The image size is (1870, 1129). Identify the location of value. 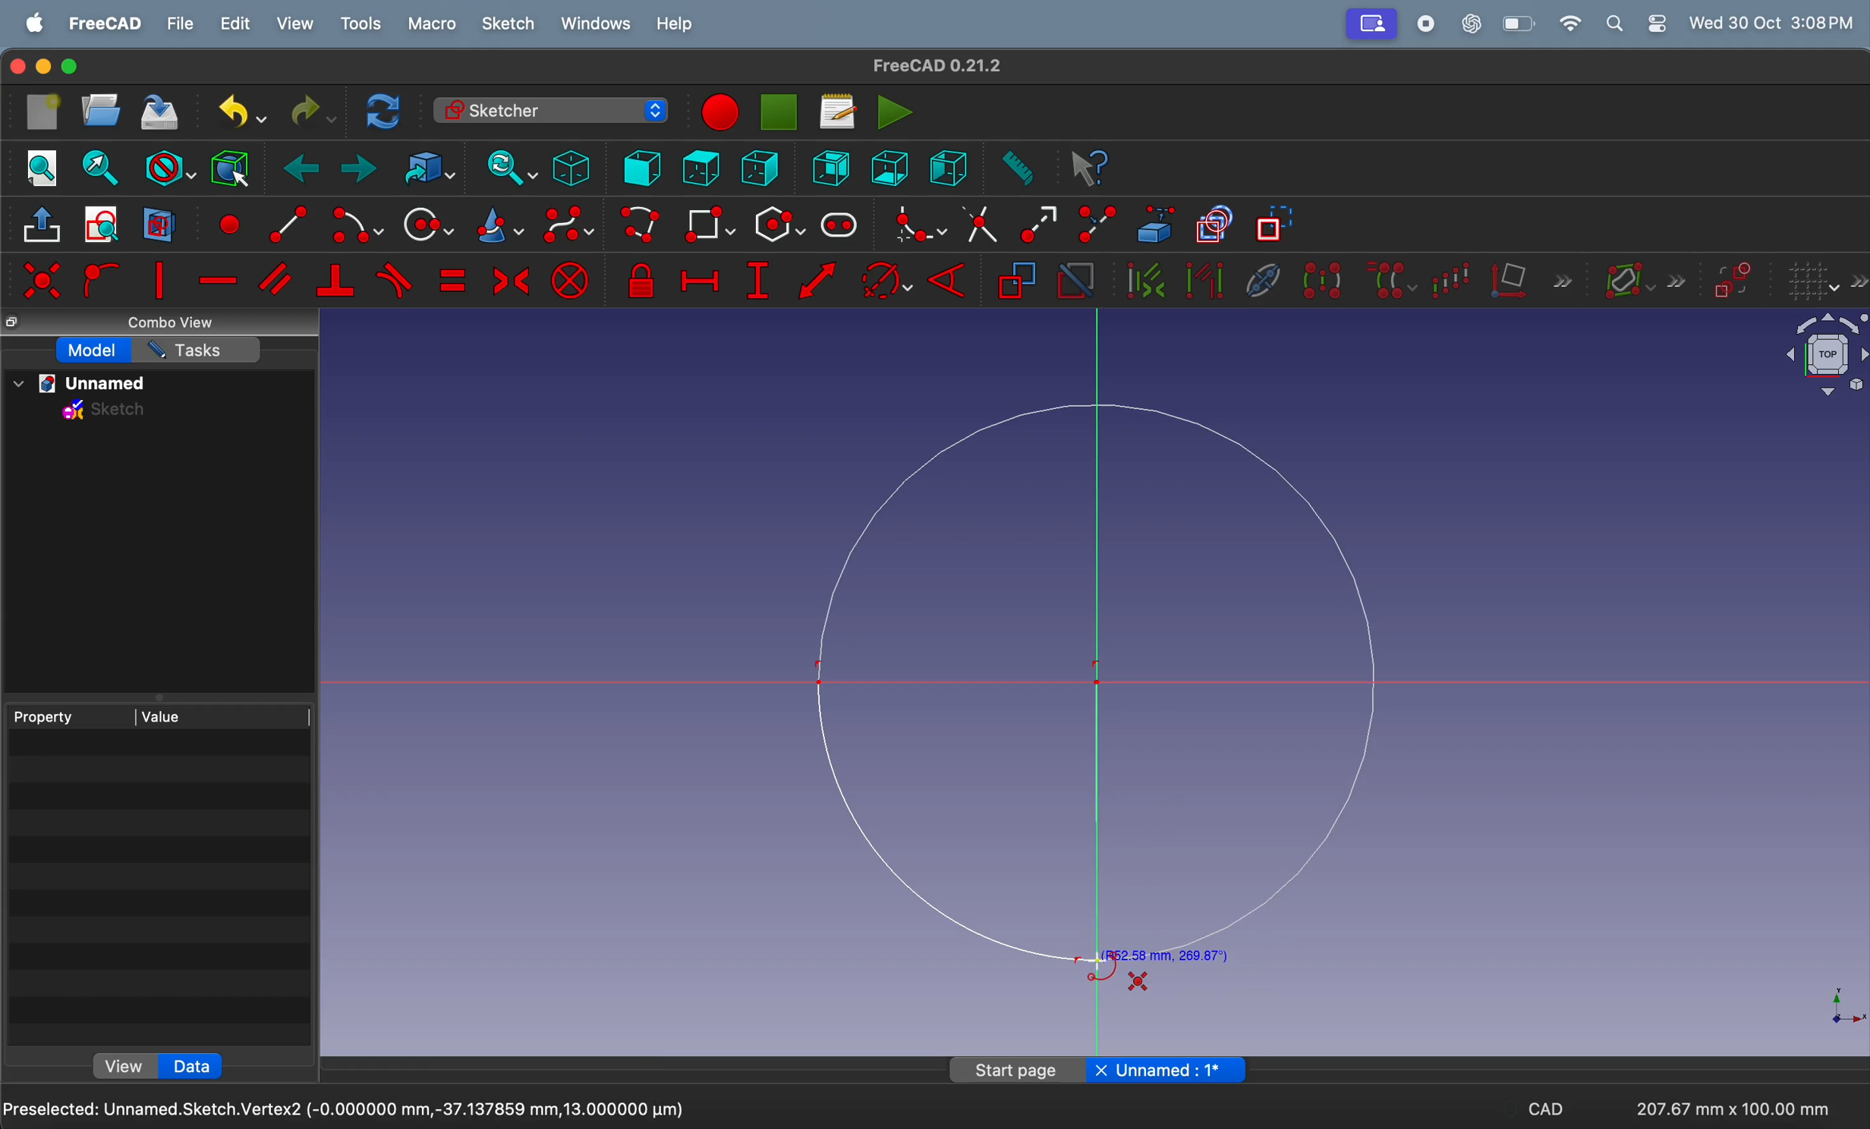
(224, 715).